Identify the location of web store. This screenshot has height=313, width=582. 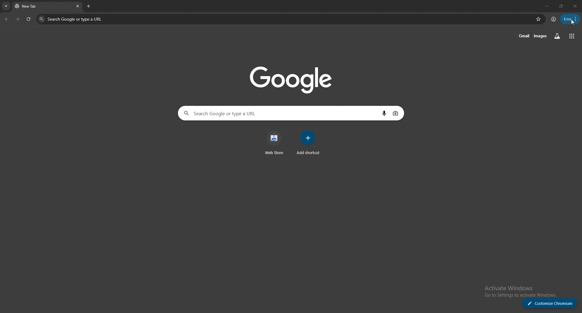
(276, 143).